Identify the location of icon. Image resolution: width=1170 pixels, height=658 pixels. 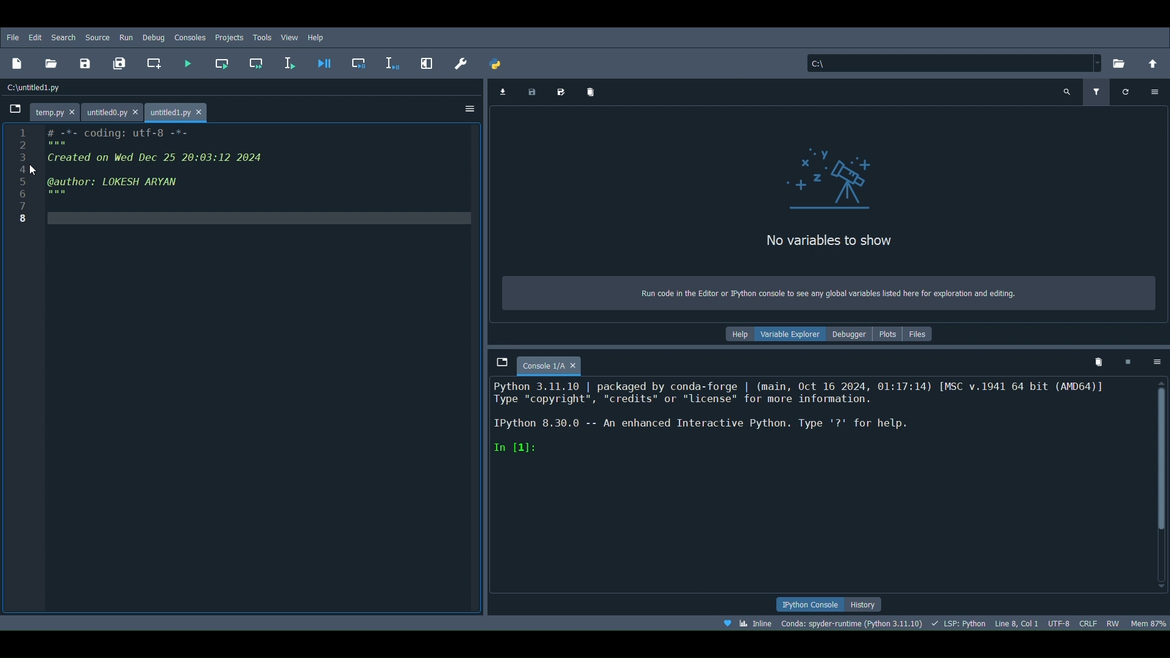
(832, 179).